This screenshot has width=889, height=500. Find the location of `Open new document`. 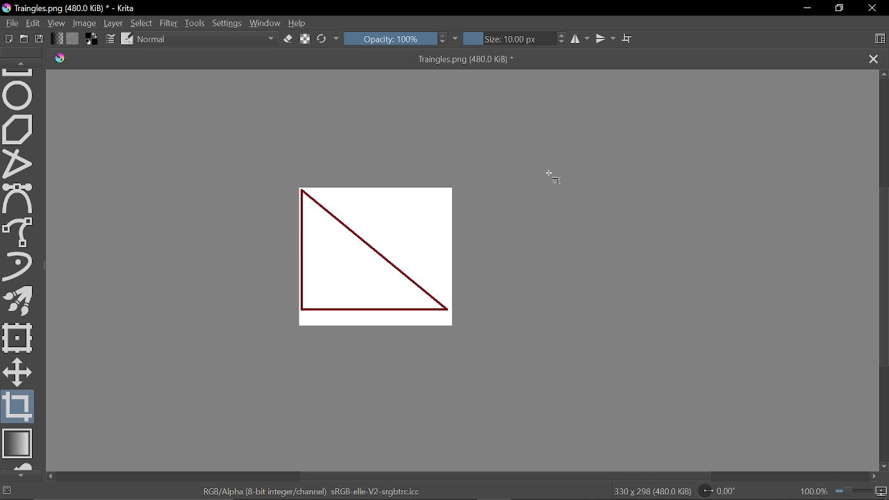

Open new document is located at coordinates (24, 39).